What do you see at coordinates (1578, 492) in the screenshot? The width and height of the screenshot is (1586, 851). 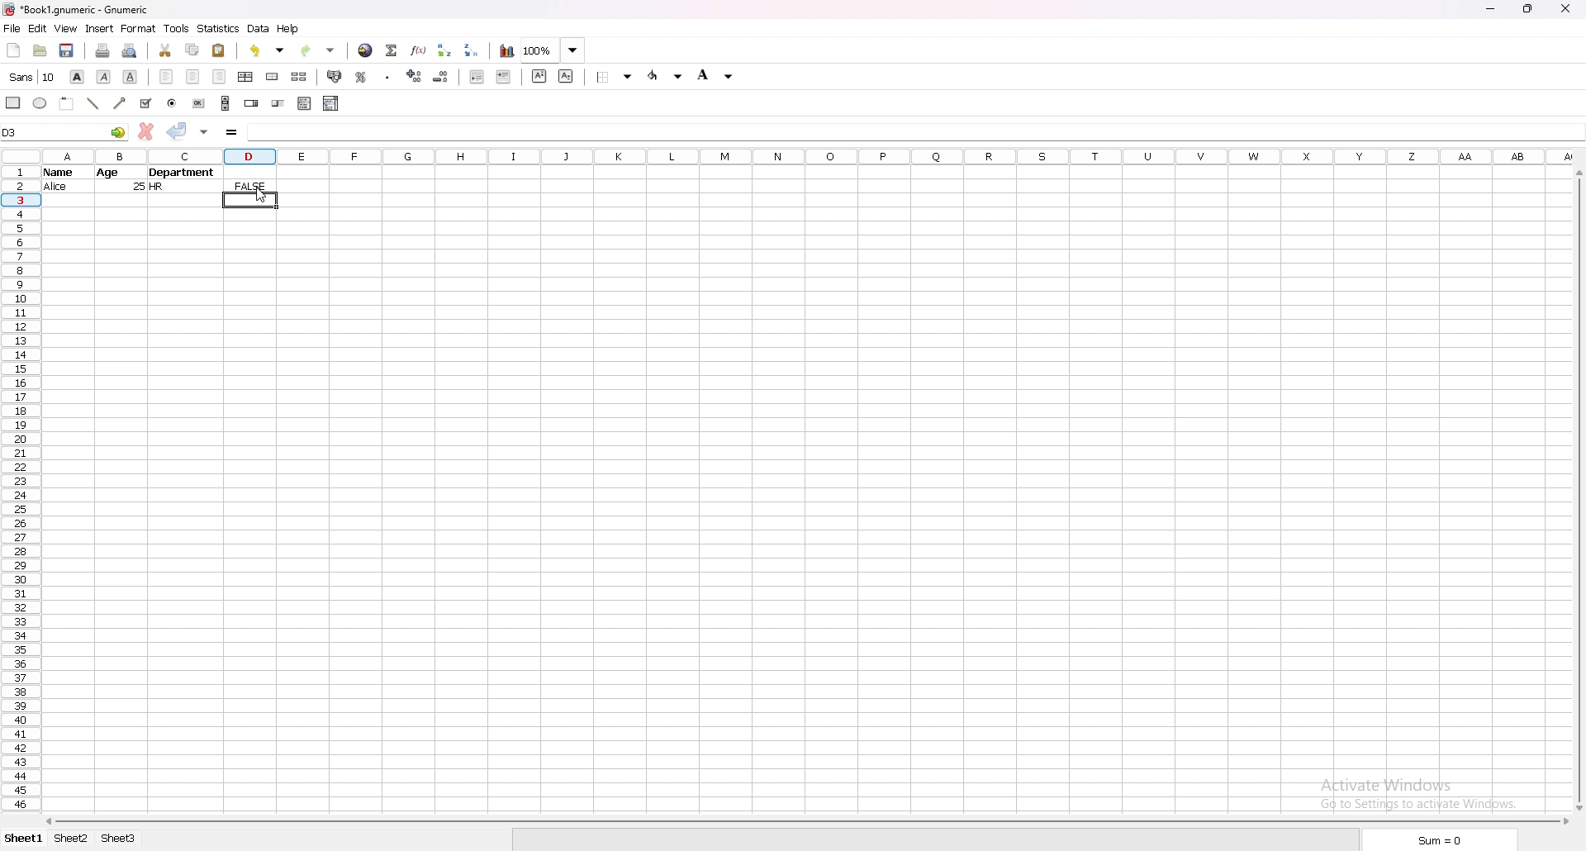 I see `scroll bar` at bounding box center [1578, 492].